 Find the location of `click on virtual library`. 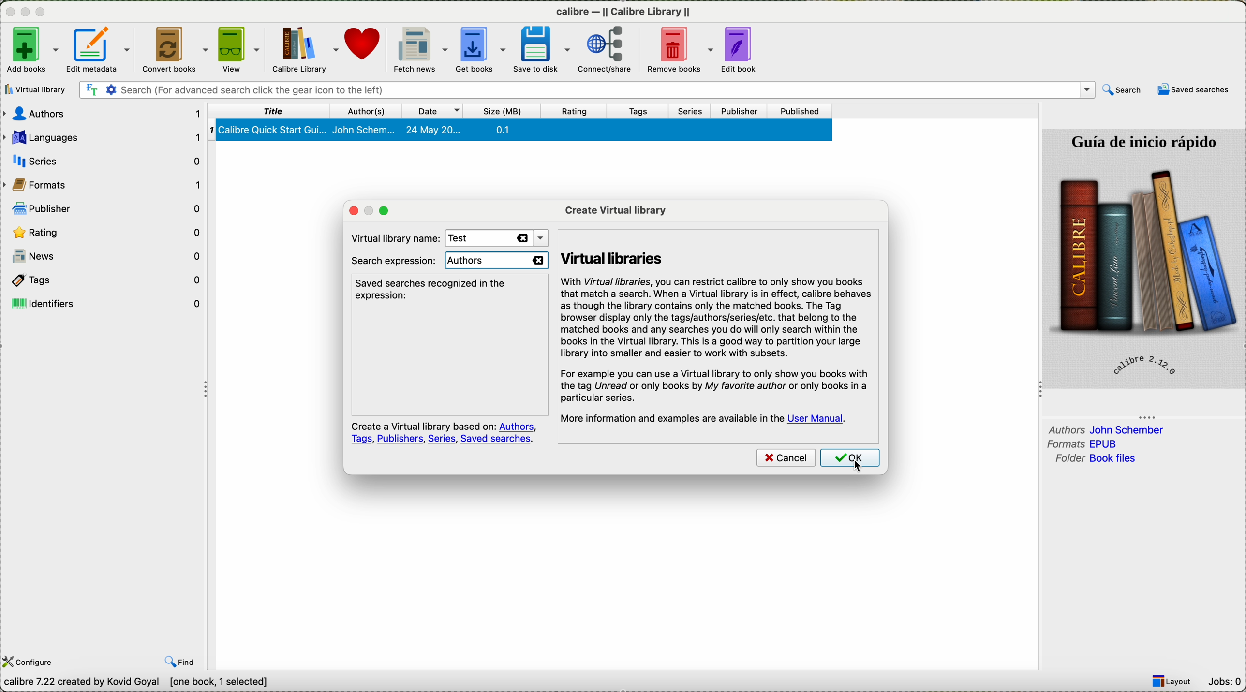

click on virtual library is located at coordinates (37, 89).